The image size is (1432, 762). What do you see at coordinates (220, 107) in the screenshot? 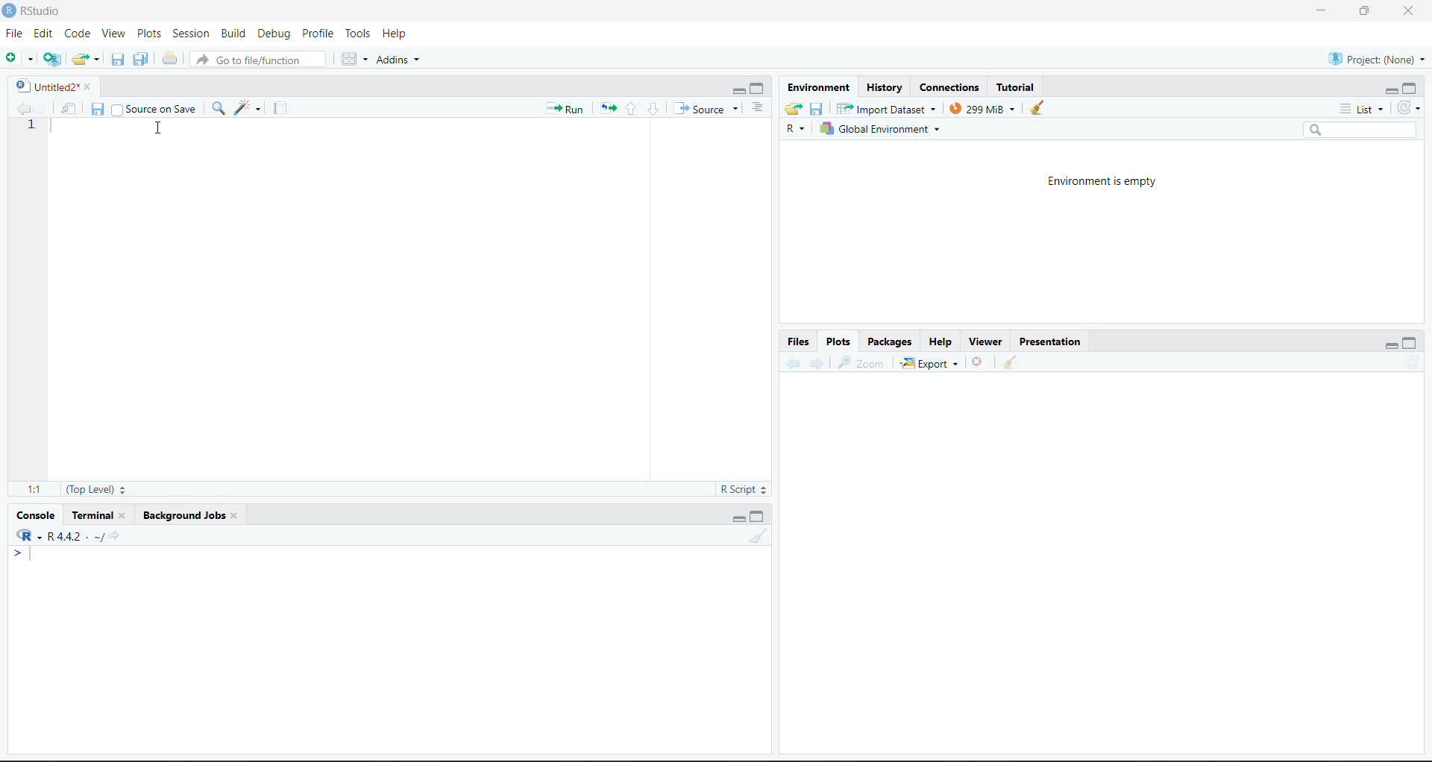
I see `find/replace` at bounding box center [220, 107].